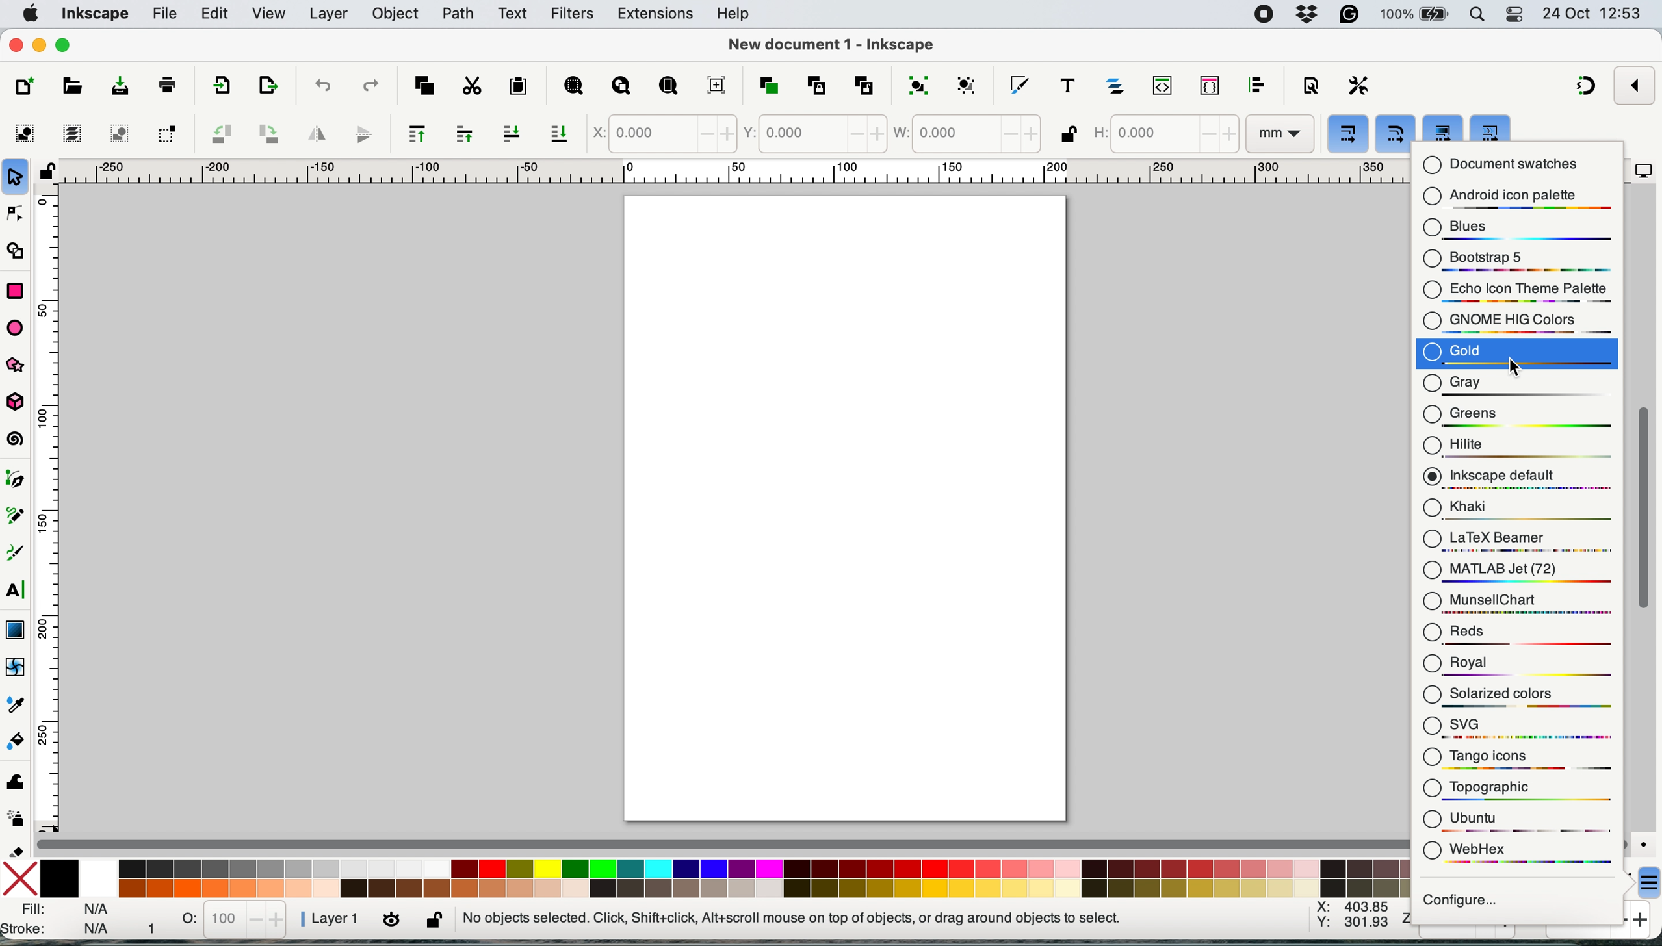  Describe the element at coordinates (838, 45) in the screenshot. I see `New document 1 - Inkscape` at that location.